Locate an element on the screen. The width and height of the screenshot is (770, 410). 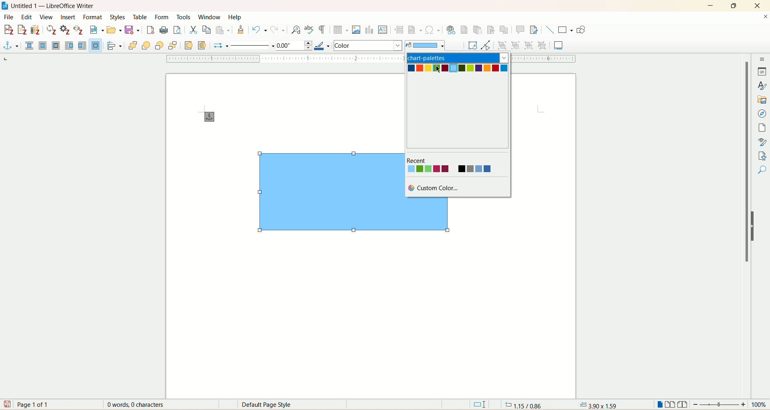
navigator is located at coordinates (763, 115).